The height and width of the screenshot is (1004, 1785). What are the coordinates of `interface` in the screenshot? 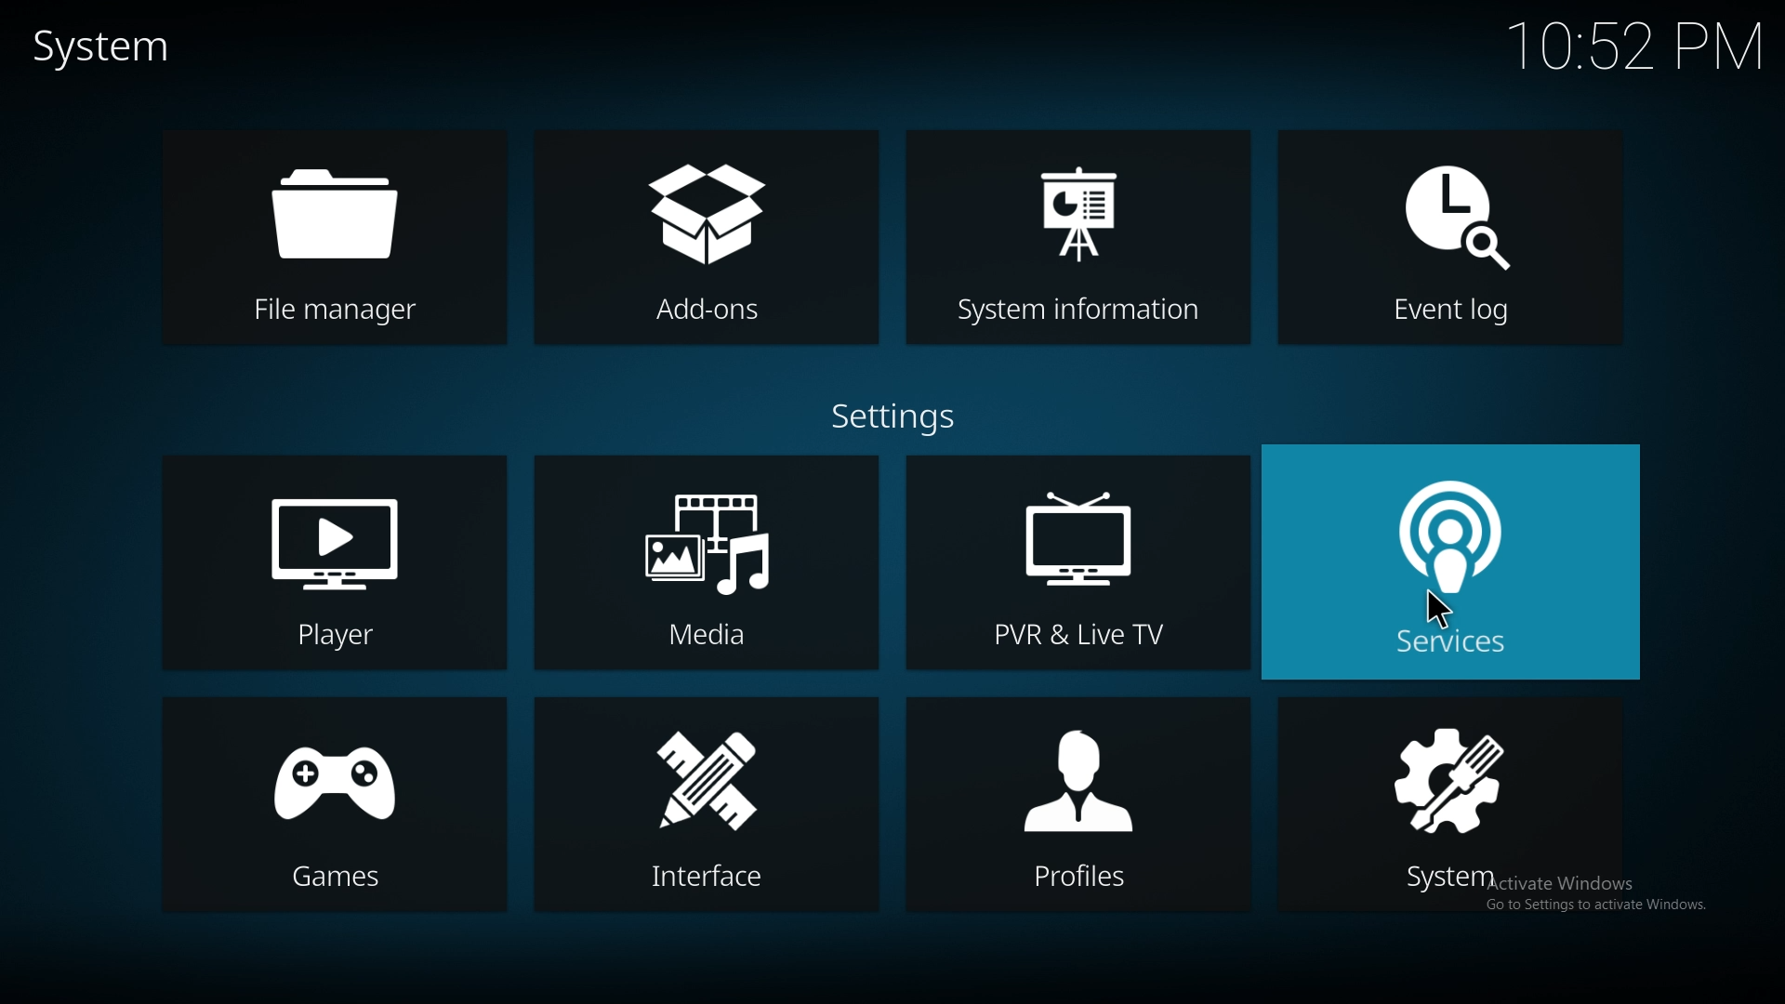 It's located at (706, 804).